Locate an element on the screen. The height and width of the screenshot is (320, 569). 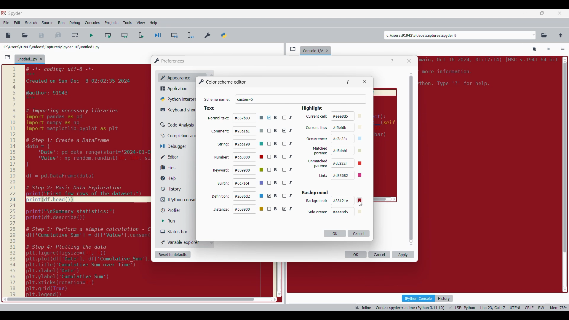
History is located at coordinates (170, 189).